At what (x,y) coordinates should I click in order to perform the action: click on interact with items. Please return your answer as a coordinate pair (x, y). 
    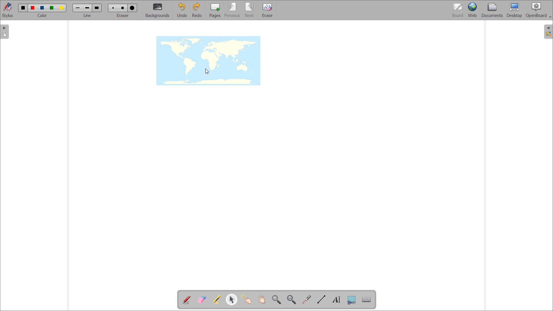
    Looking at the image, I should click on (247, 299).